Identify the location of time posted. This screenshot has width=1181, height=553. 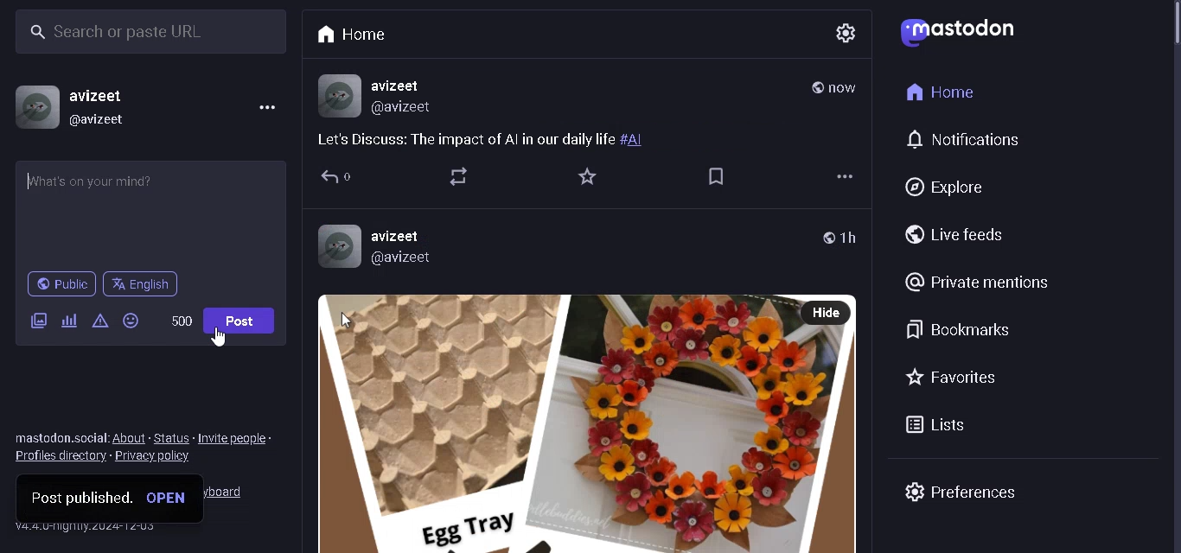
(859, 238).